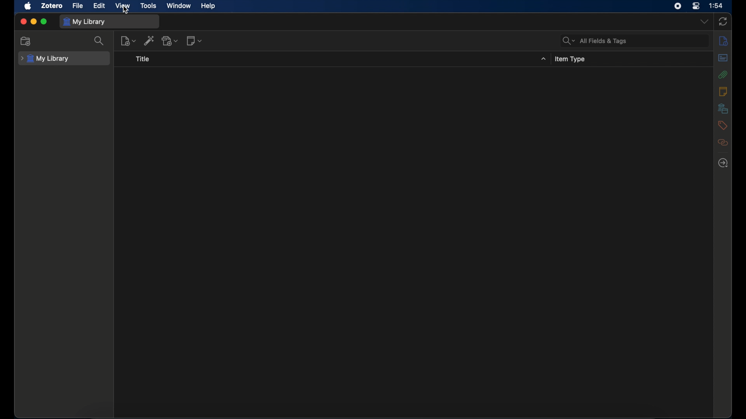 The height and width of the screenshot is (419, 746). Describe the element at coordinates (180, 5) in the screenshot. I see `window` at that location.